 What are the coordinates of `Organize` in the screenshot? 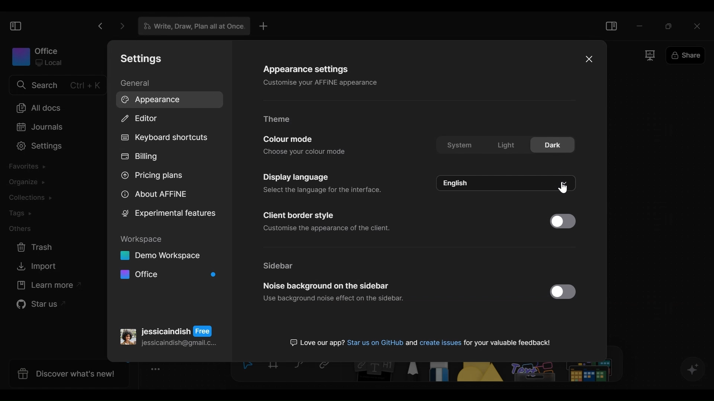 It's located at (26, 183).